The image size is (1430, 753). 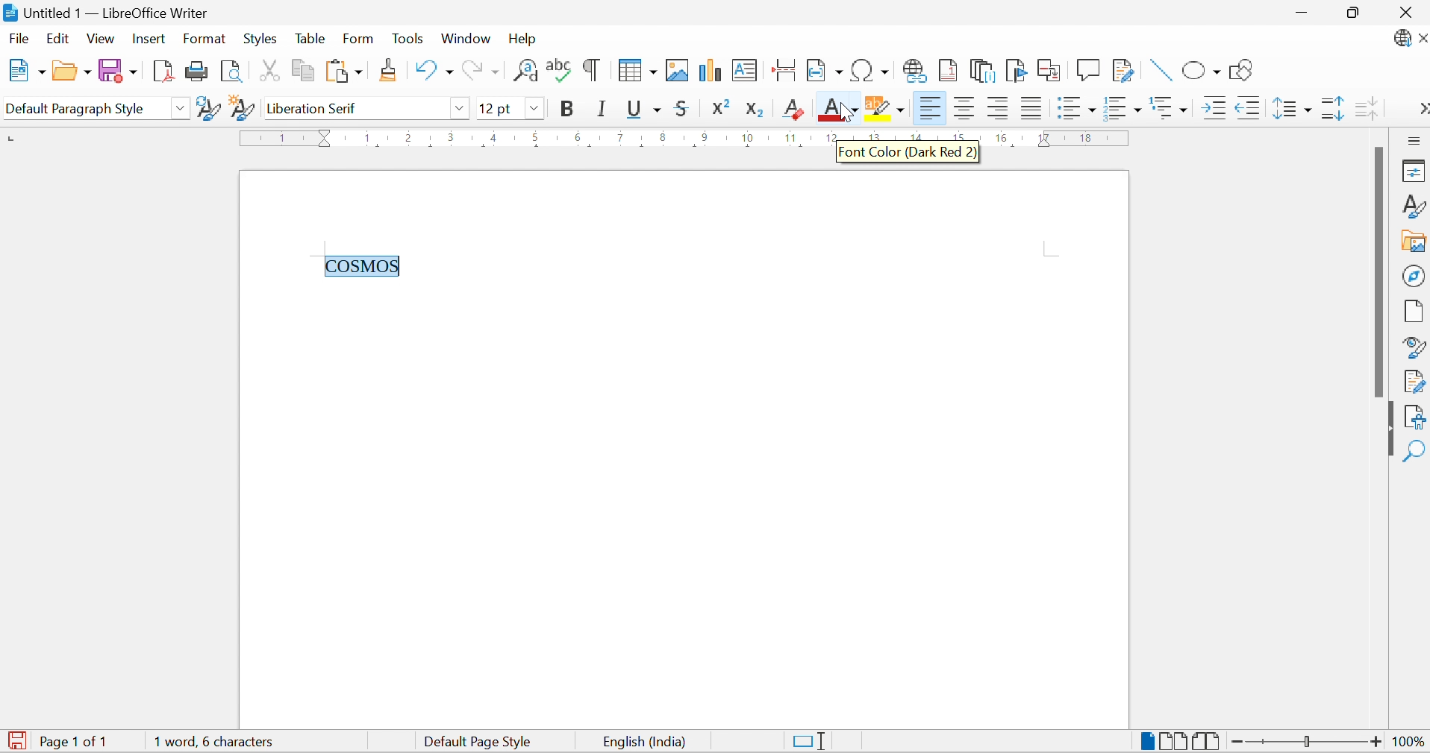 What do you see at coordinates (1416, 449) in the screenshot?
I see `Find` at bounding box center [1416, 449].